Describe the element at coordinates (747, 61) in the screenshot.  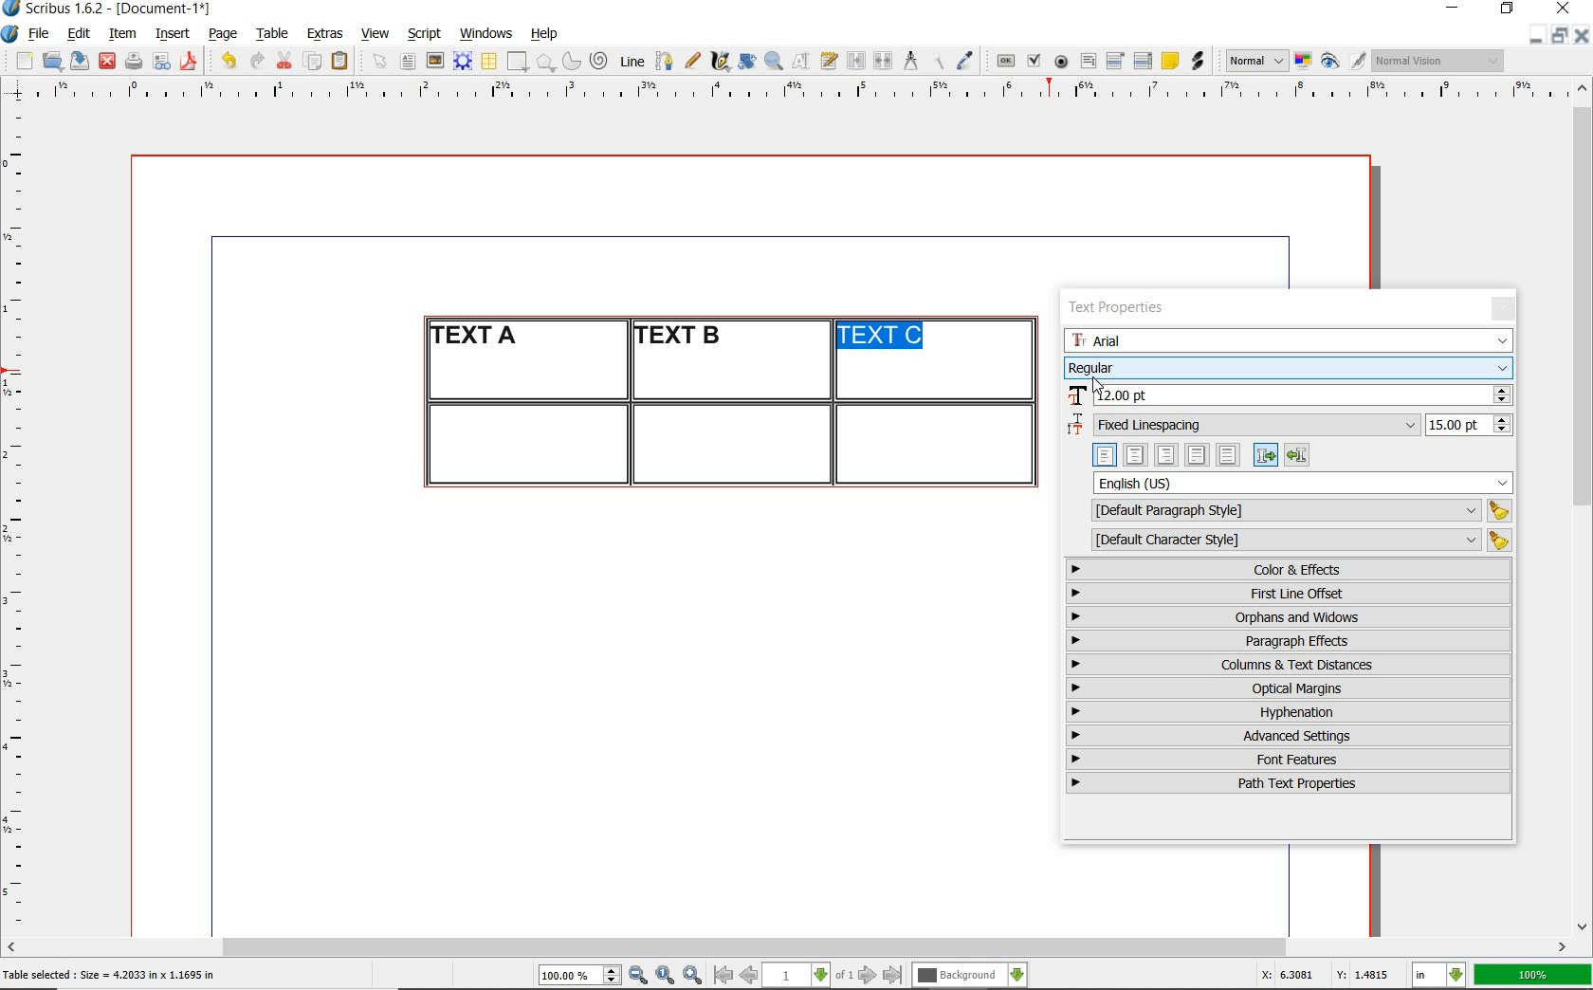
I see `rotate item` at that location.